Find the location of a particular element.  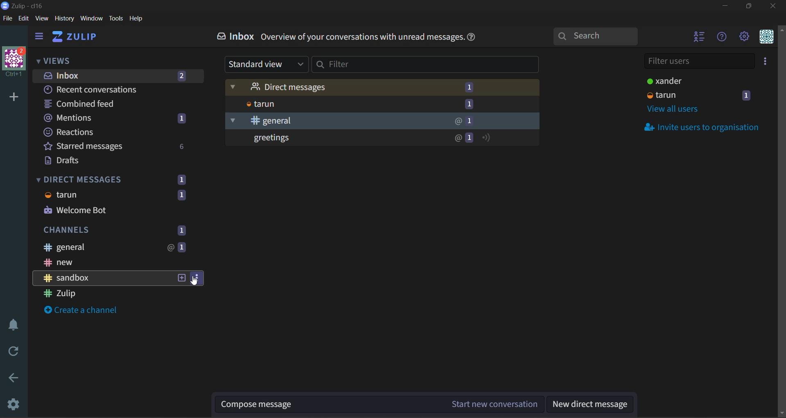

Cursor is located at coordinates (196, 283).